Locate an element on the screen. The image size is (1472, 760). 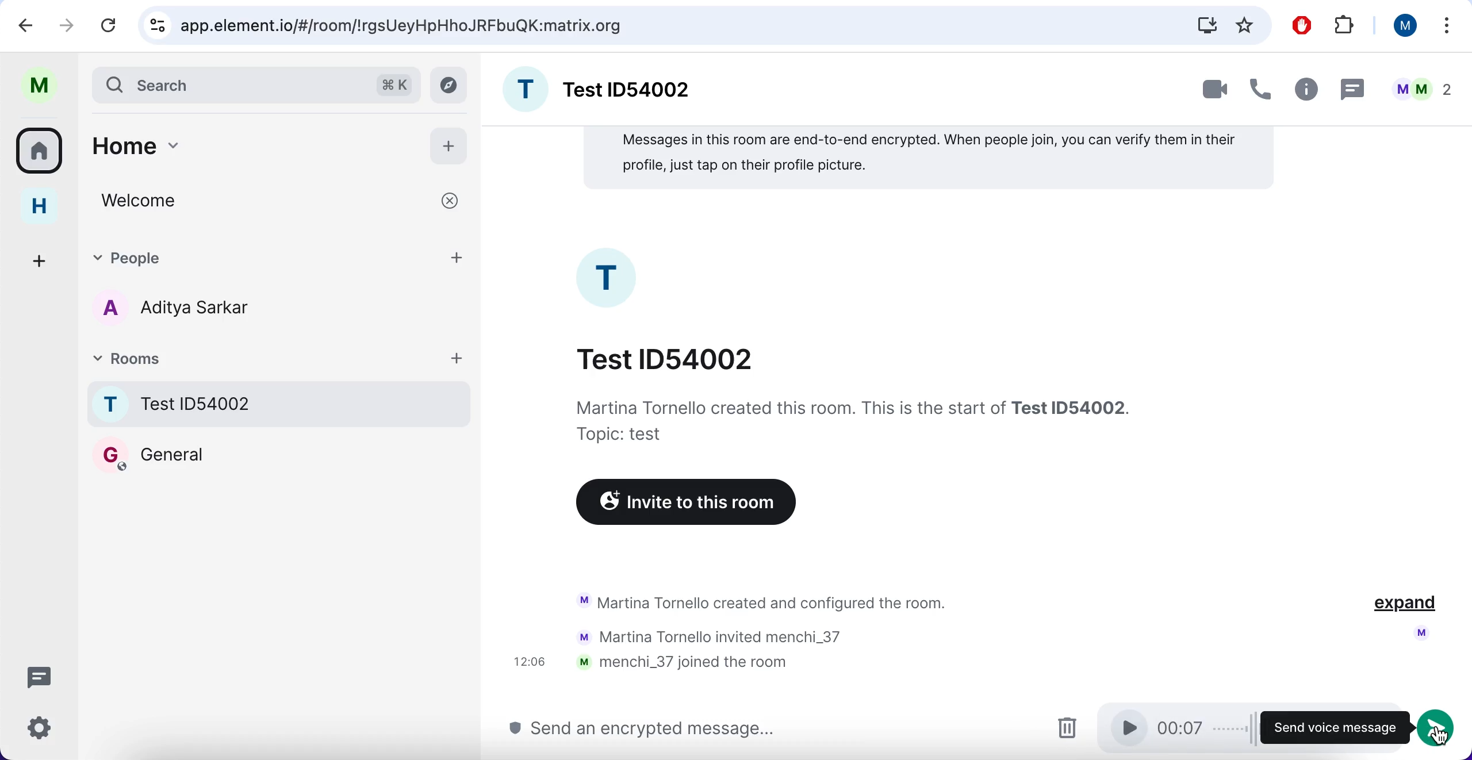
call is located at coordinates (1262, 86).